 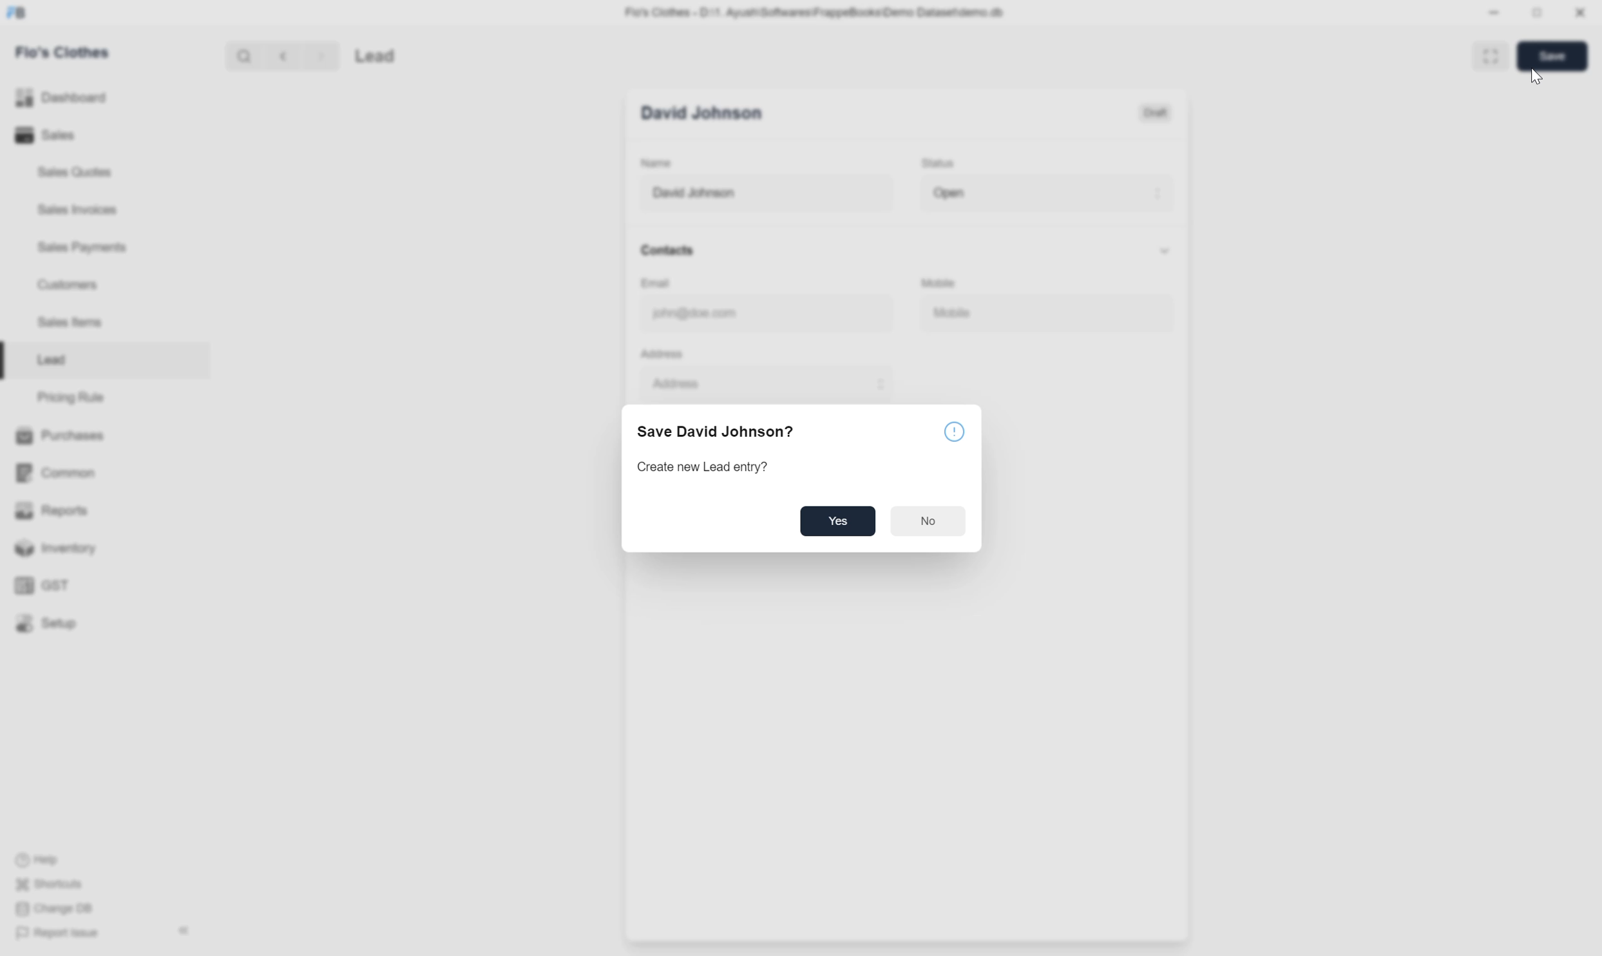 What do you see at coordinates (758, 381) in the screenshot?
I see `Address ` at bounding box center [758, 381].